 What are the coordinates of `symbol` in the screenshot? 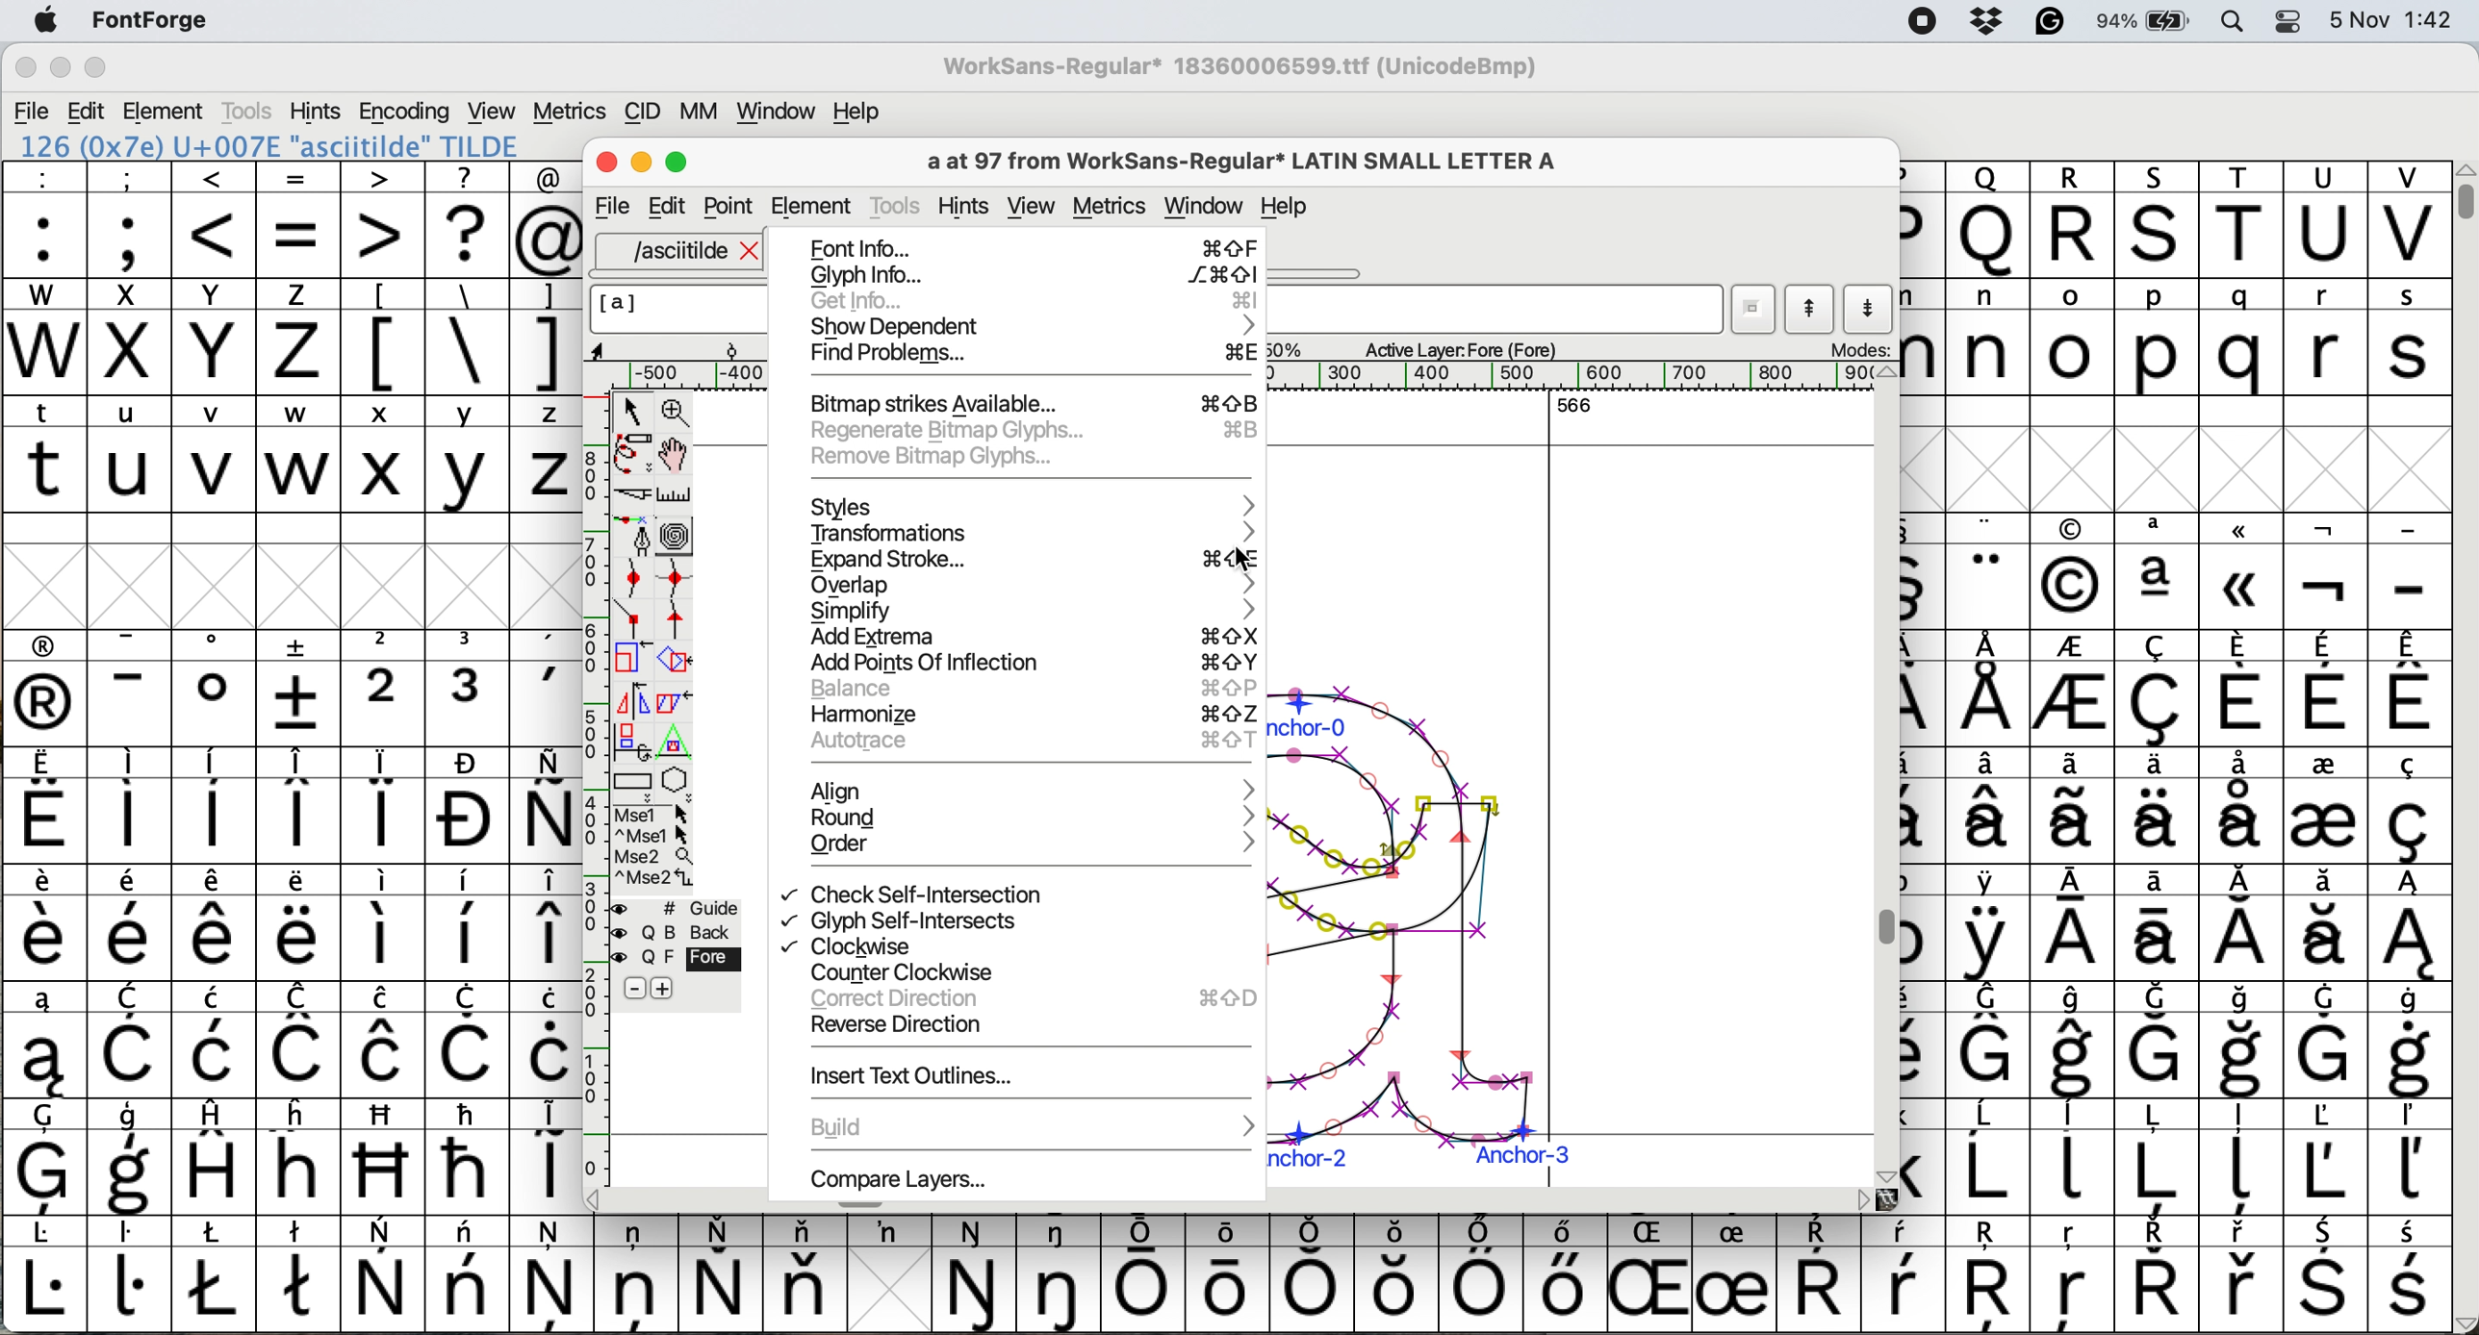 It's located at (2246, 1042).